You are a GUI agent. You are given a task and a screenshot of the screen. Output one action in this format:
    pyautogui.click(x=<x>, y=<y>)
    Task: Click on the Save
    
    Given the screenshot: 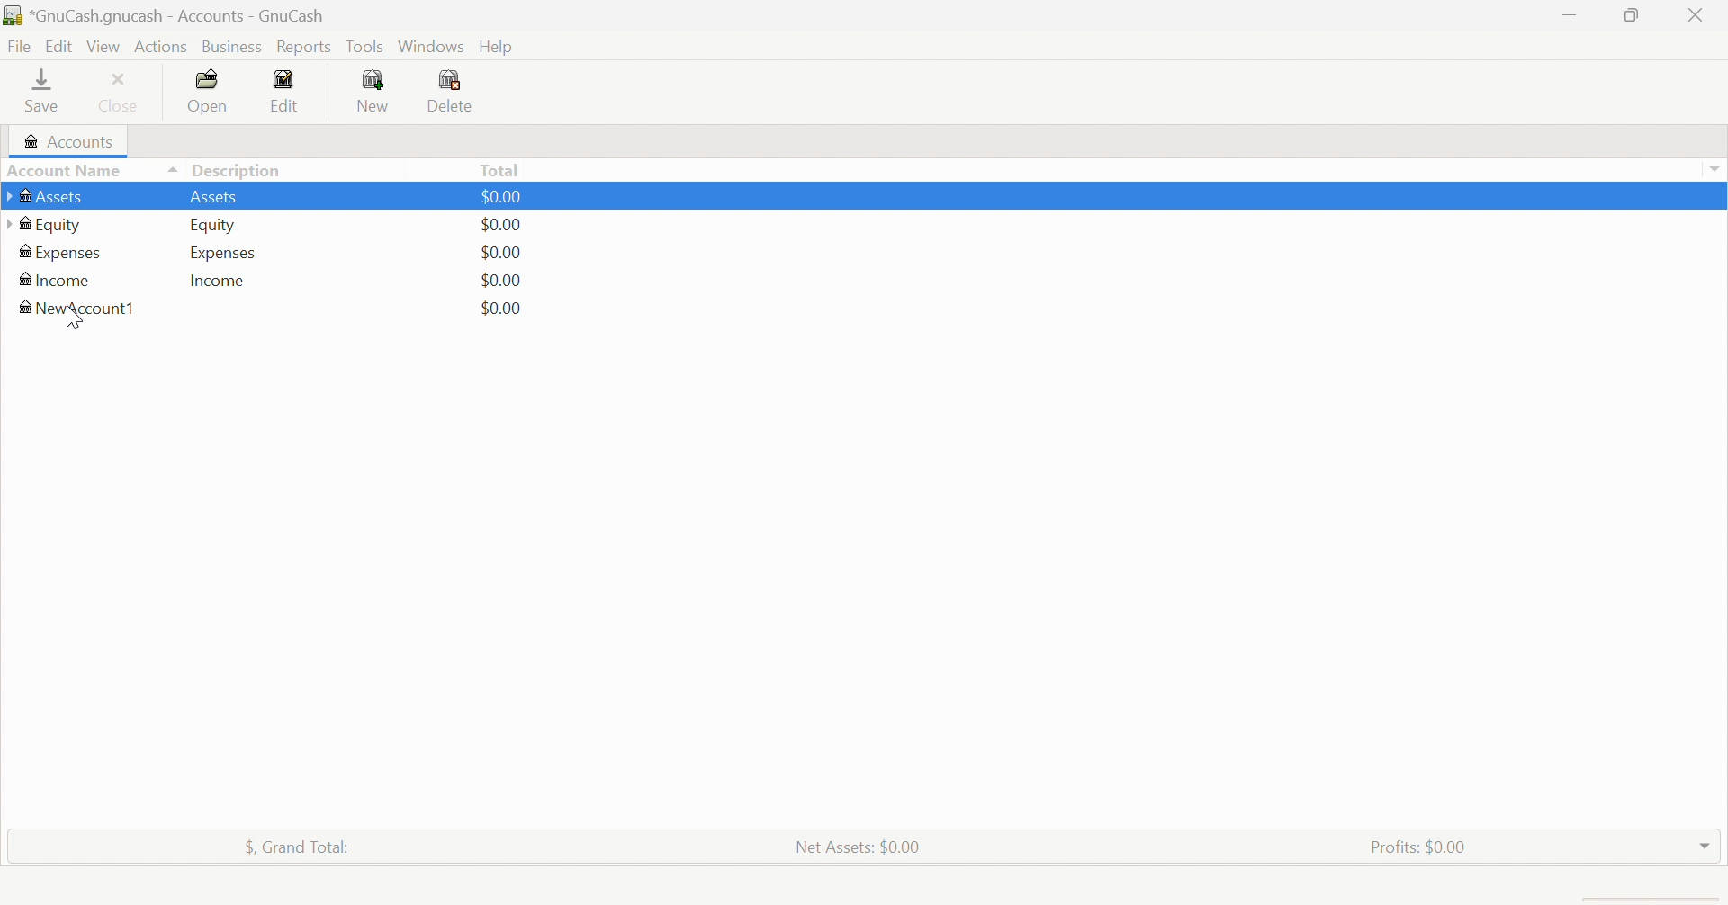 What is the action you would take?
    pyautogui.click(x=44, y=93)
    